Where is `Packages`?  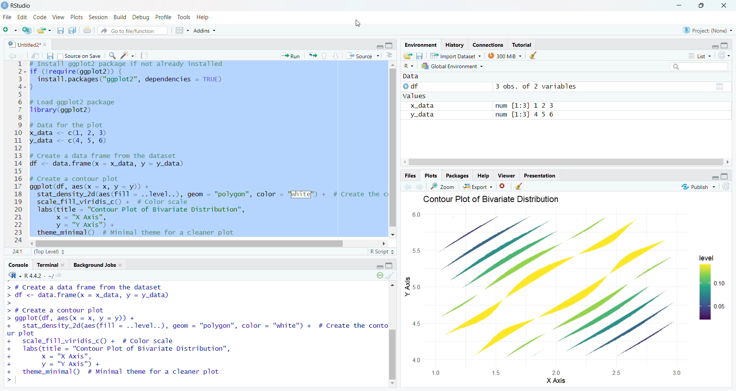 Packages is located at coordinates (457, 176).